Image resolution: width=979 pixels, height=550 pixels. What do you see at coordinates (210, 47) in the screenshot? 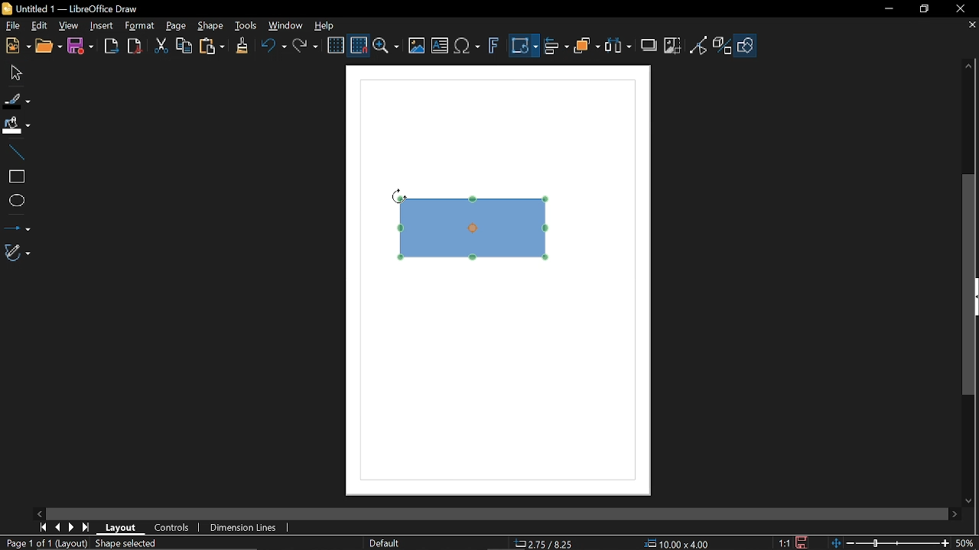
I see `Paste` at bounding box center [210, 47].